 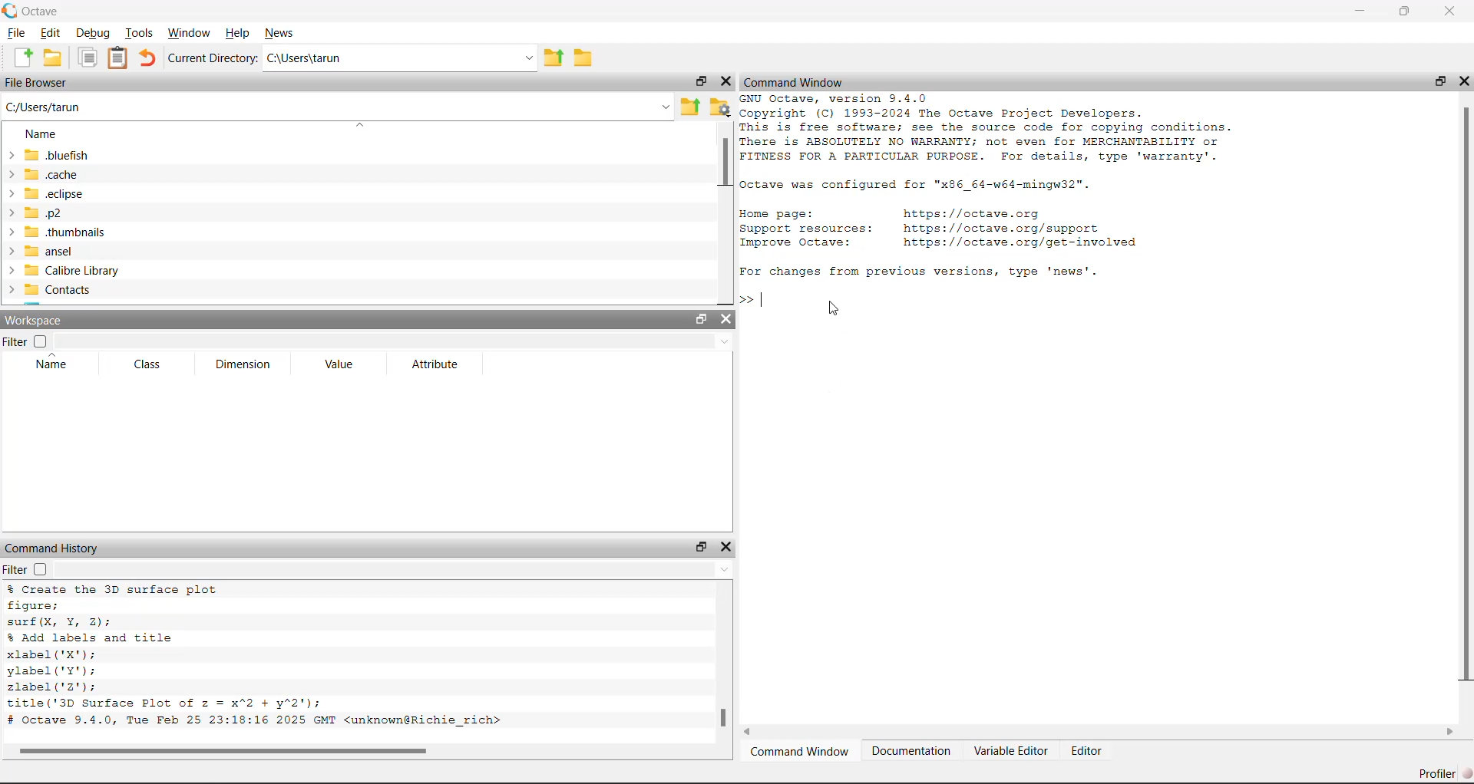 What do you see at coordinates (719, 107) in the screenshot?
I see `Folder Settings` at bounding box center [719, 107].